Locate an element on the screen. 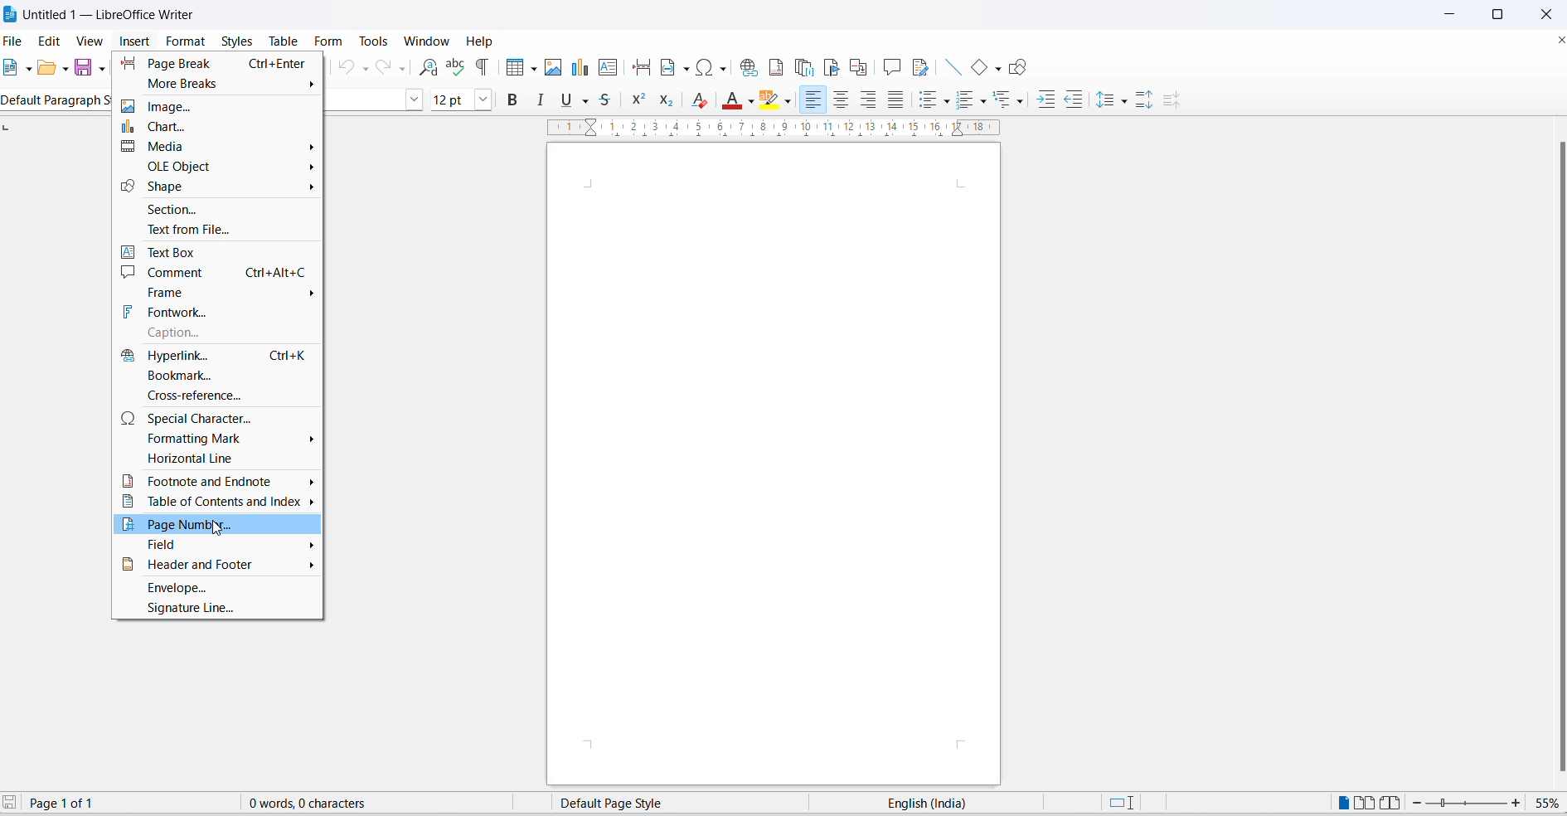  toggle unordered list is located at coordinates (947, 101).